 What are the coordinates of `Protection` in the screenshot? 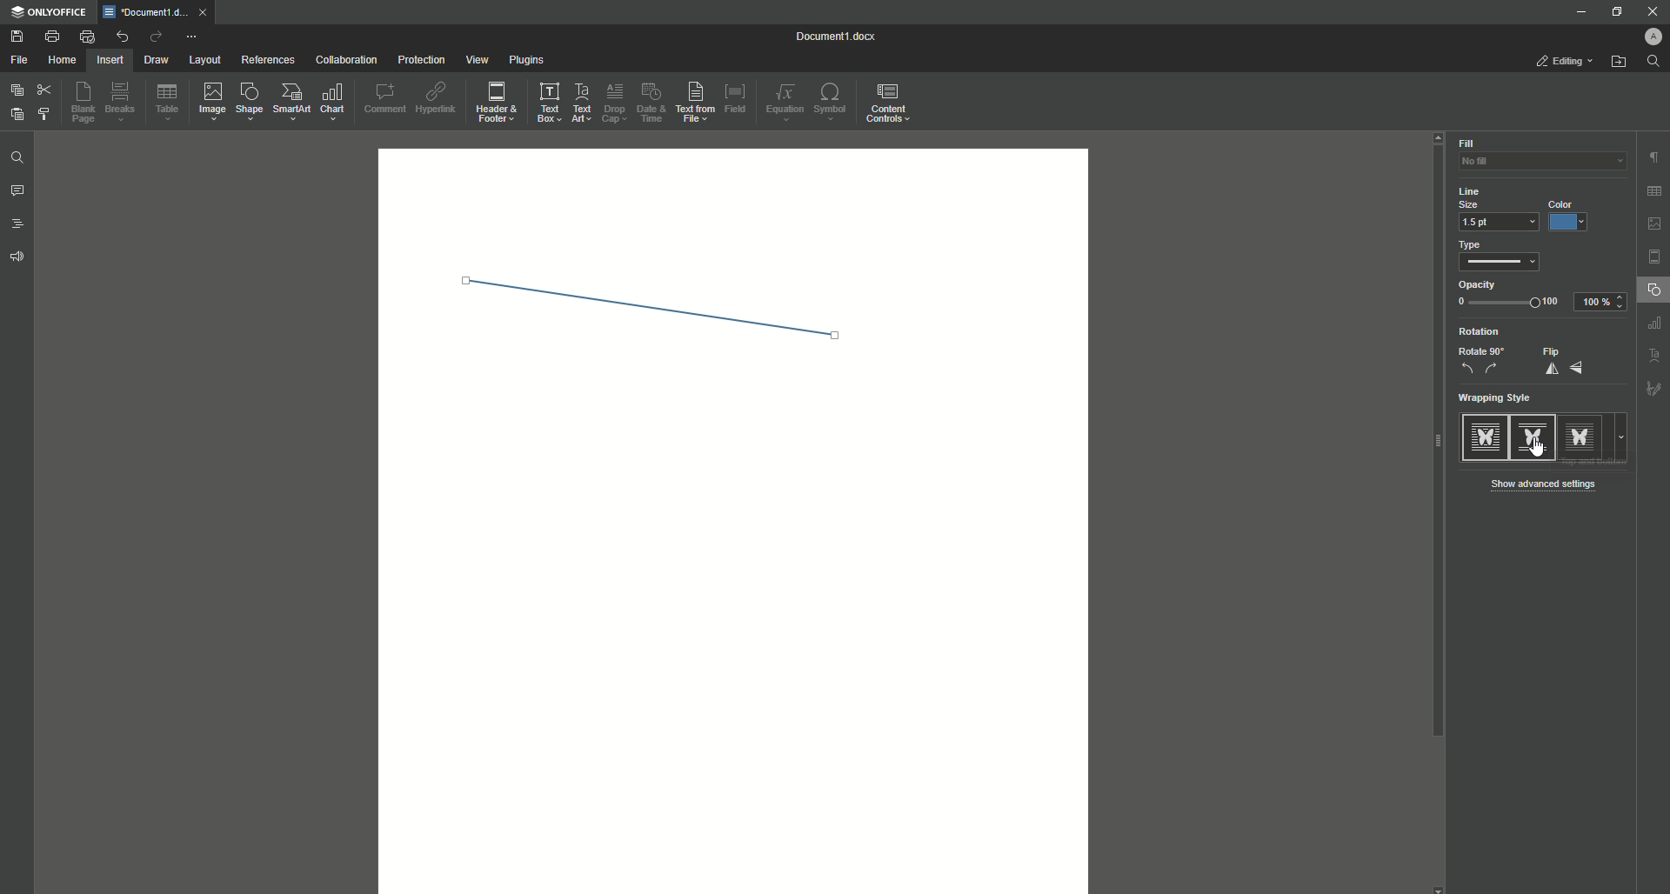 It's located at (420, 60).